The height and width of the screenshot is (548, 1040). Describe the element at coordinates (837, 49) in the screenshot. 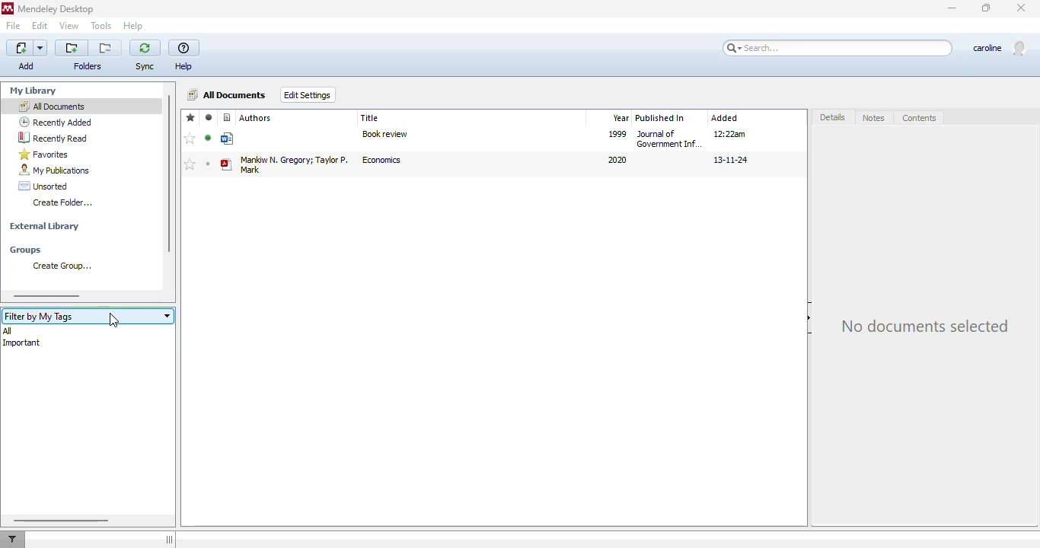

I see `search` at that location.